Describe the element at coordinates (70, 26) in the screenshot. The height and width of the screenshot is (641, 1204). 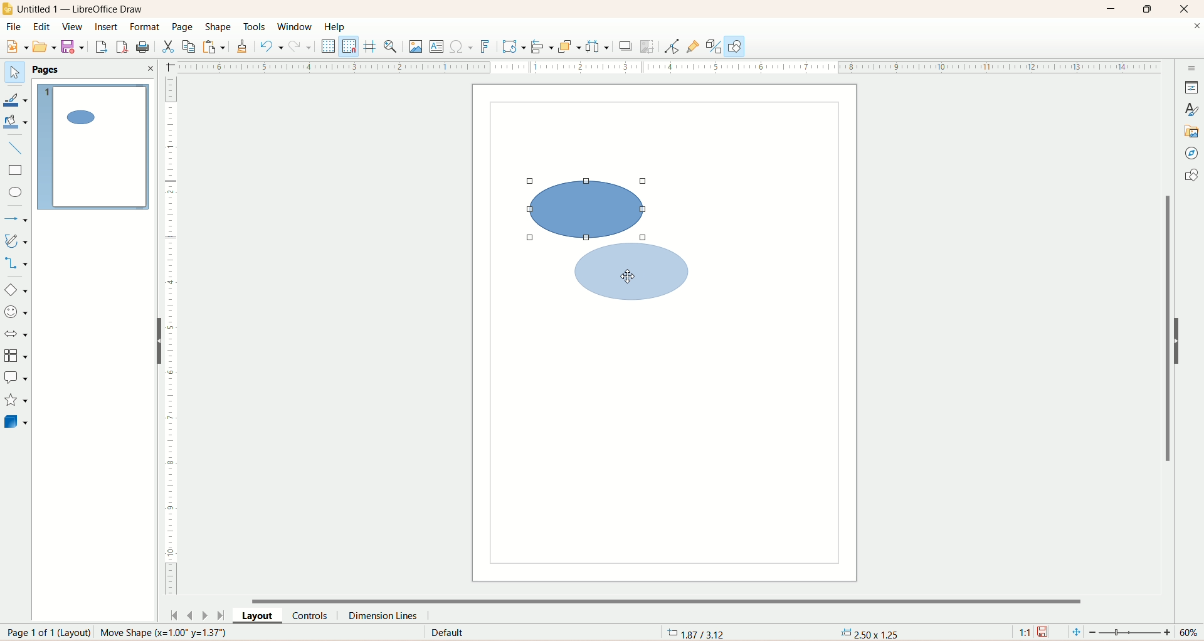
I see `view` at that location.